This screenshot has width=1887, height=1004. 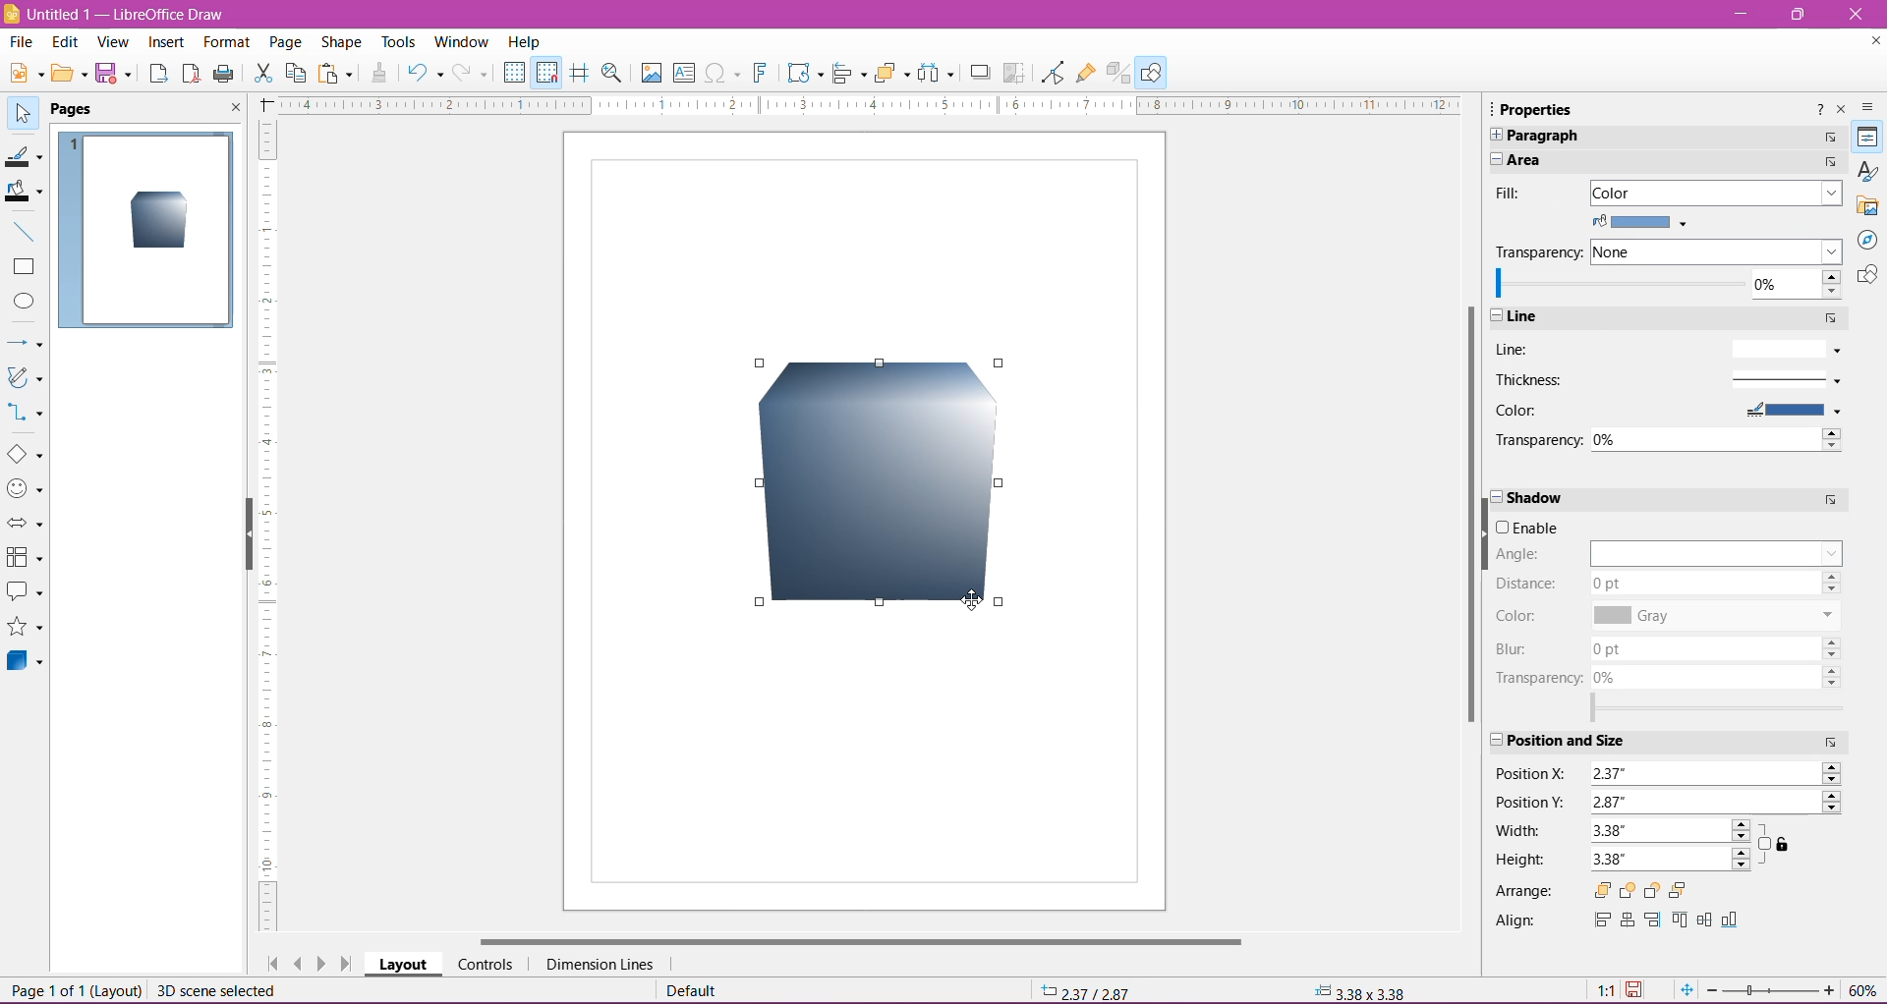 I want to click on Curves and Polygons, so click(x=25, y=379).